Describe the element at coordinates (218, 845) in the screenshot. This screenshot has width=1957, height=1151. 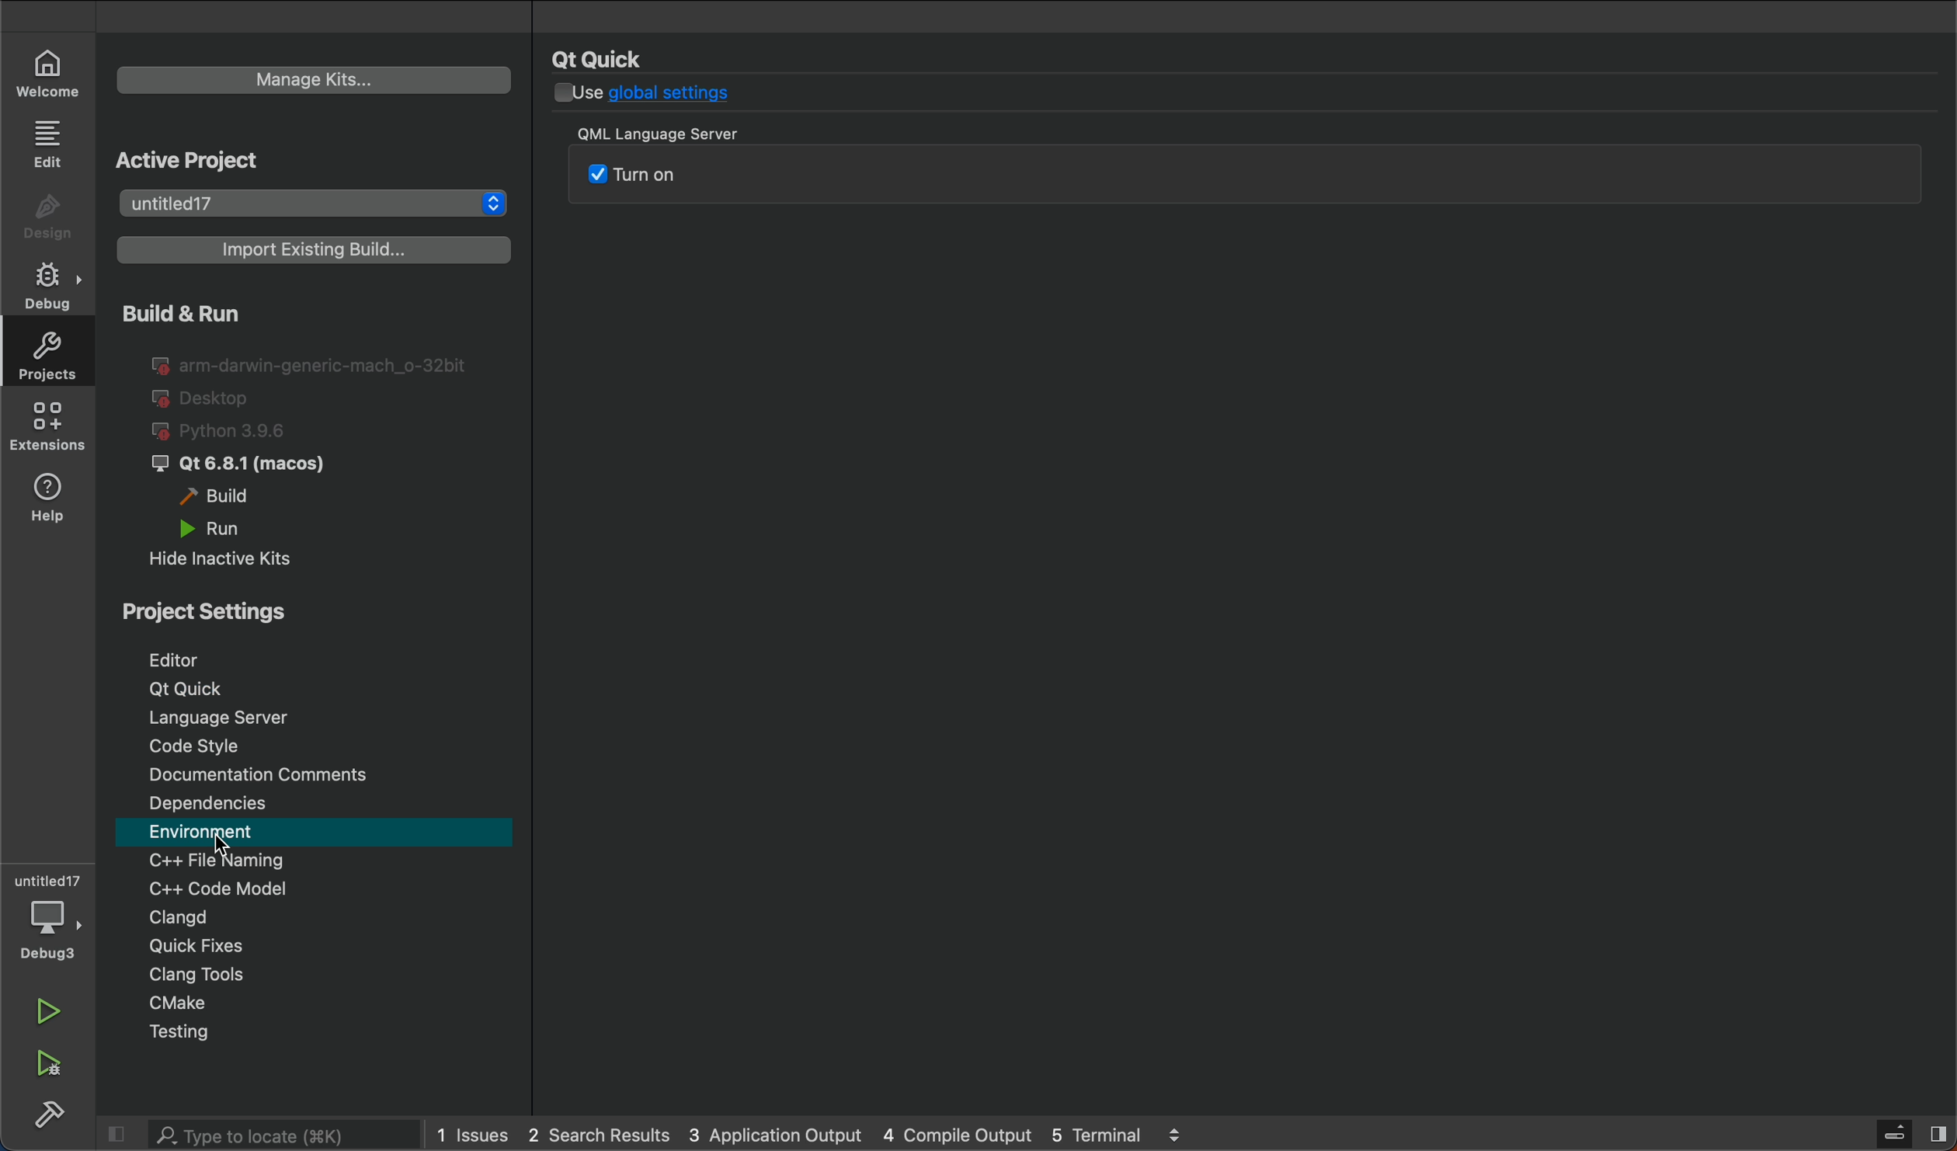
I see `cursor` at that location.